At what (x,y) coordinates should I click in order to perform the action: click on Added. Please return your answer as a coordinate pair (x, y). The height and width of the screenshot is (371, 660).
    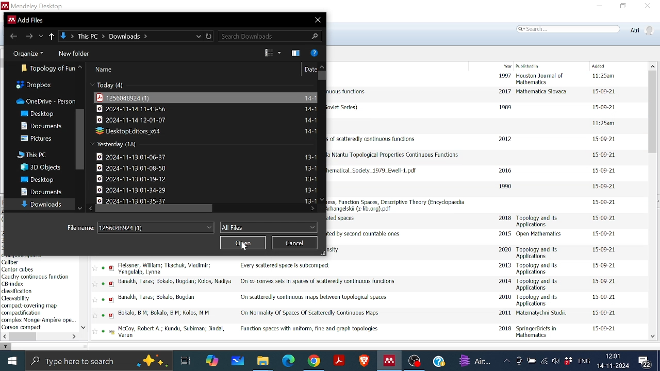
    Looking at the image, I should click on (600, 65).